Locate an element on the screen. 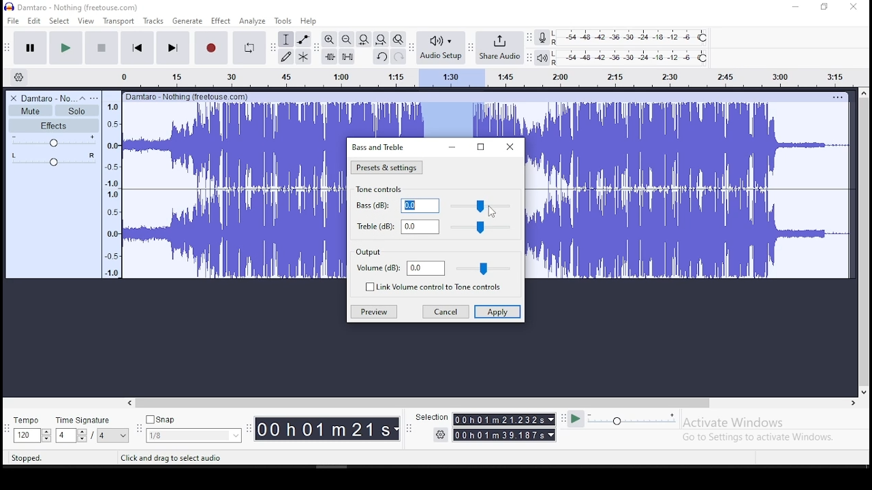 Image resolution: width=872 pixels, height=490 pixels. close is located at coordinates (511, 147).